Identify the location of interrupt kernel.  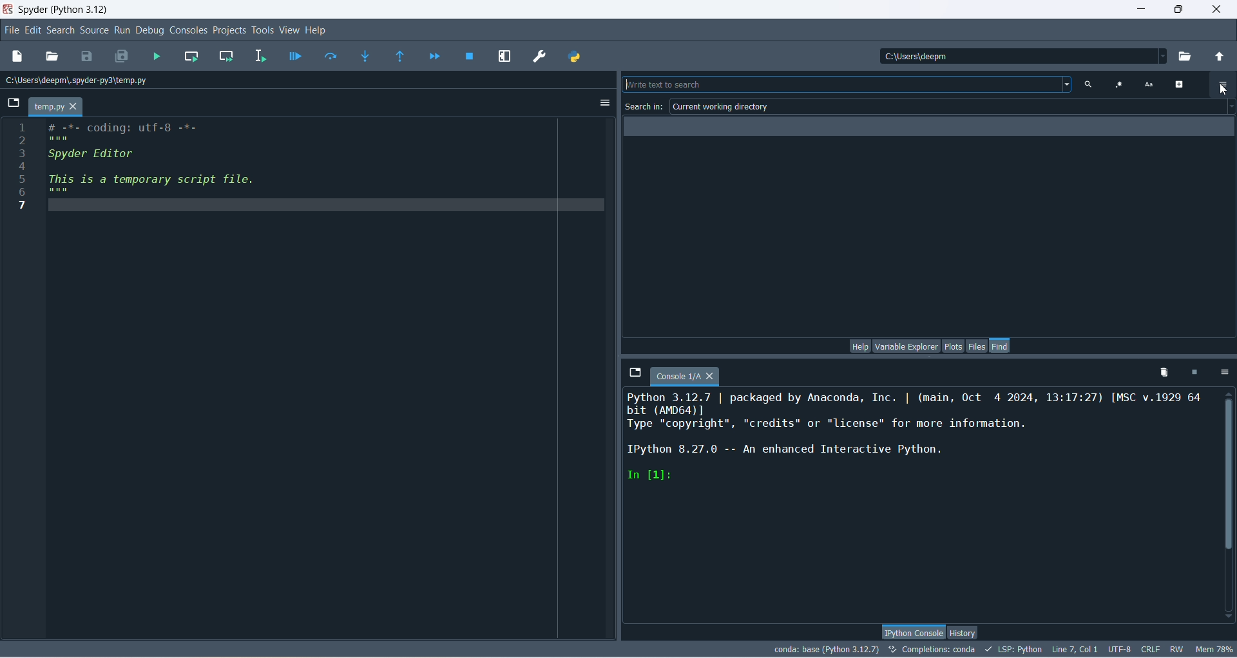
(1193, 374).